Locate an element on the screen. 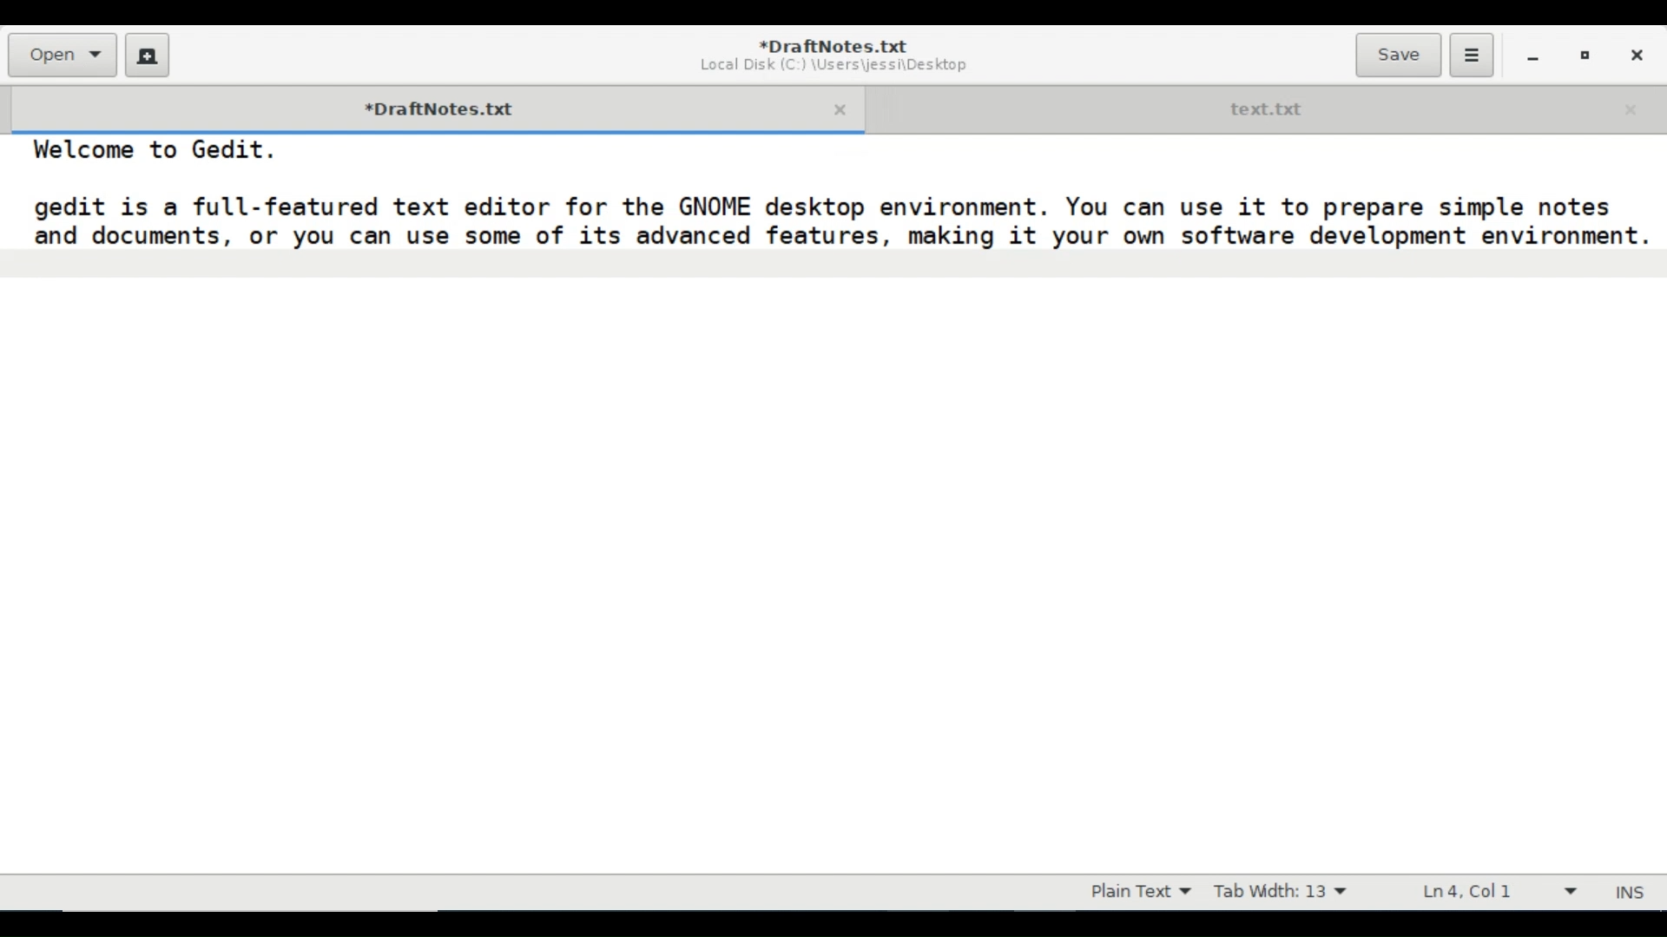 This screenshot has width=1667, height=937. Application menu is located at coordinates (1471, 56).